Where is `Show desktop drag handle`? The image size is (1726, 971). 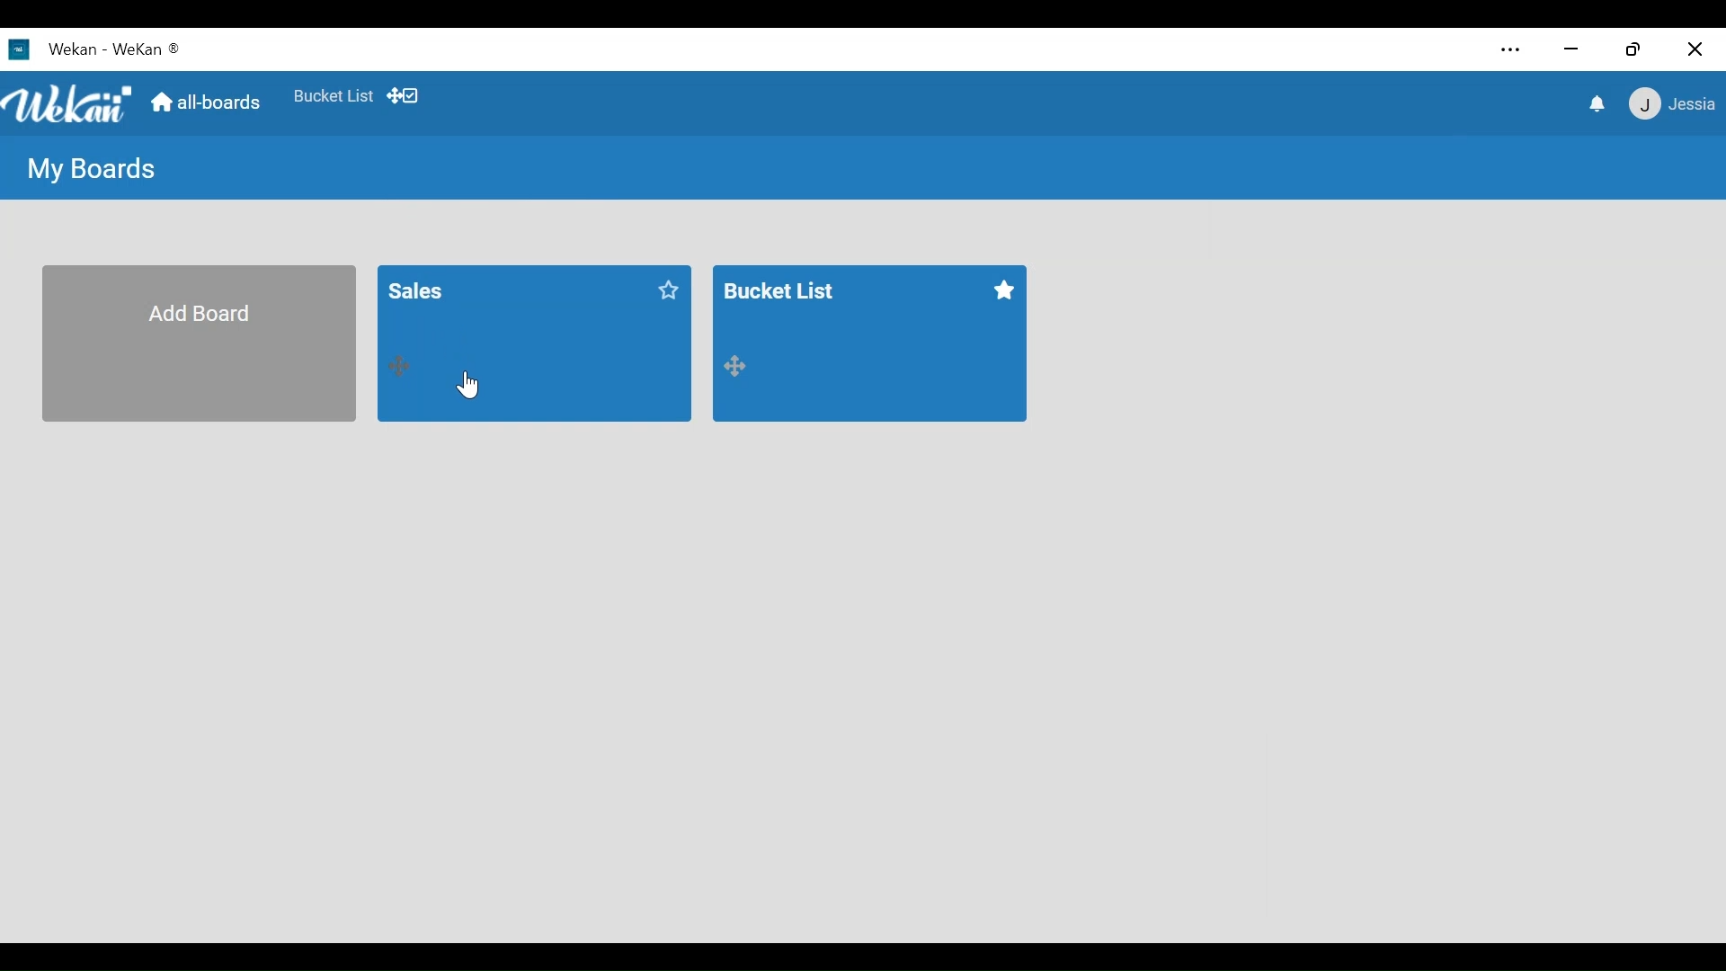 Show desktop drag handle is located at coordinates (404, 94).